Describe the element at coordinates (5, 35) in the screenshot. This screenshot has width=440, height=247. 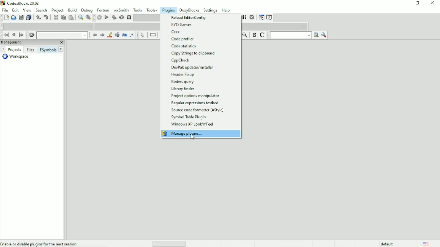
I see `Jump back` at that location.